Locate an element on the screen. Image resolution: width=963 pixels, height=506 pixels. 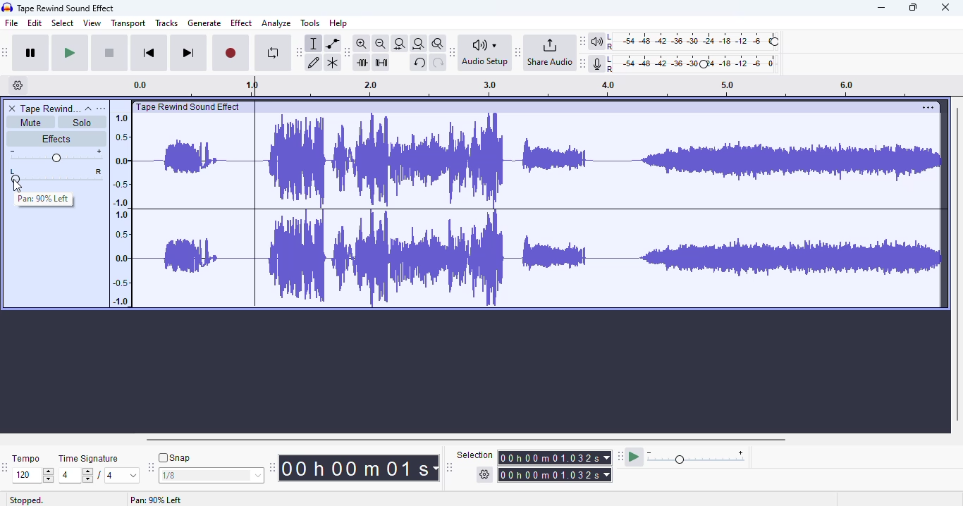
audacity edit toolbar is located at coordinates (345, 53).